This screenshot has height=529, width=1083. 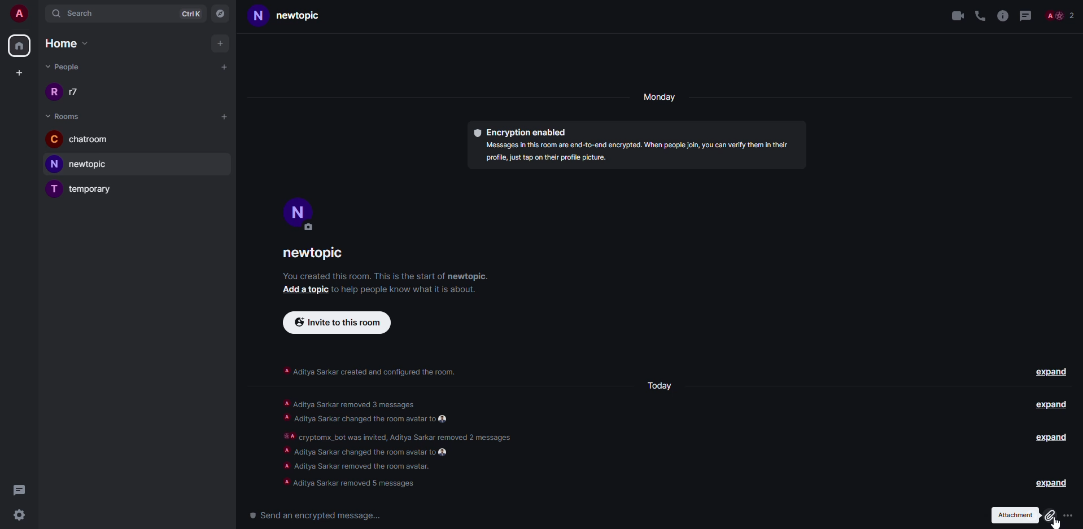 I want to click on add, so click(x=225, y=65).